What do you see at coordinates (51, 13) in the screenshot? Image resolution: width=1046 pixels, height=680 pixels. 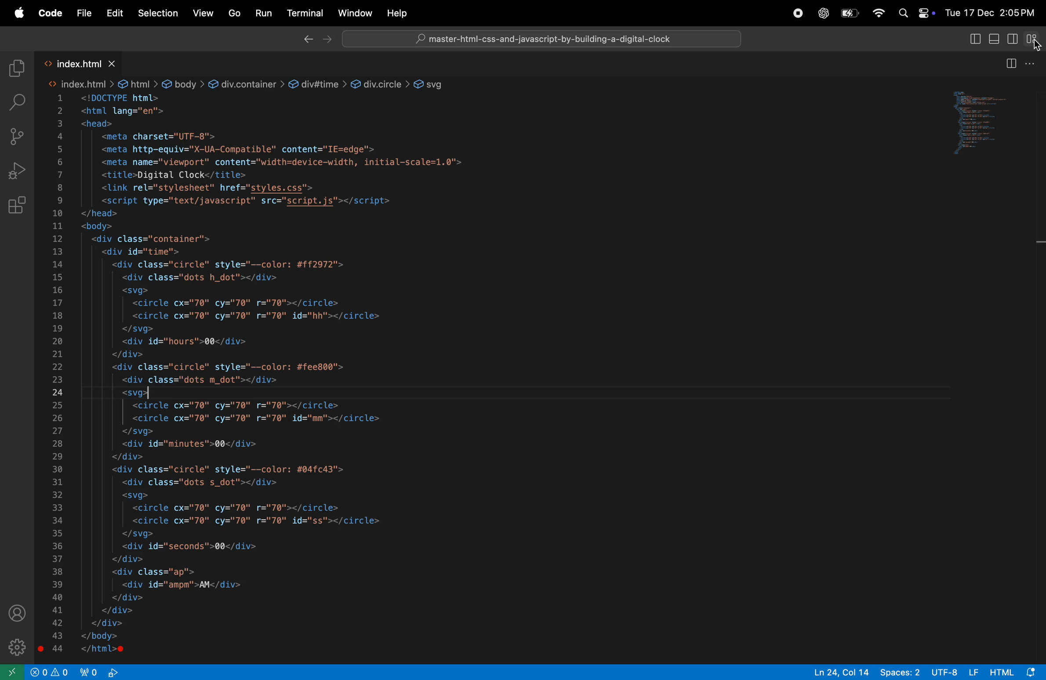 I see `code` at bounding box center [51, 13].